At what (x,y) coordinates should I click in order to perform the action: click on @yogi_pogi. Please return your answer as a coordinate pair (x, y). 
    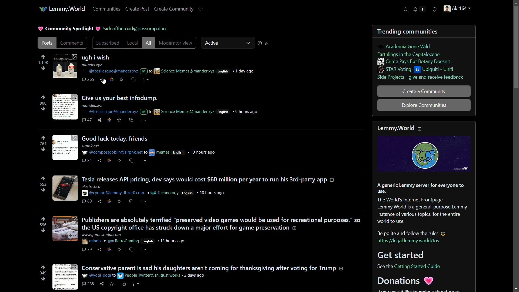
    Looking at the image, I should click on (97, 276).